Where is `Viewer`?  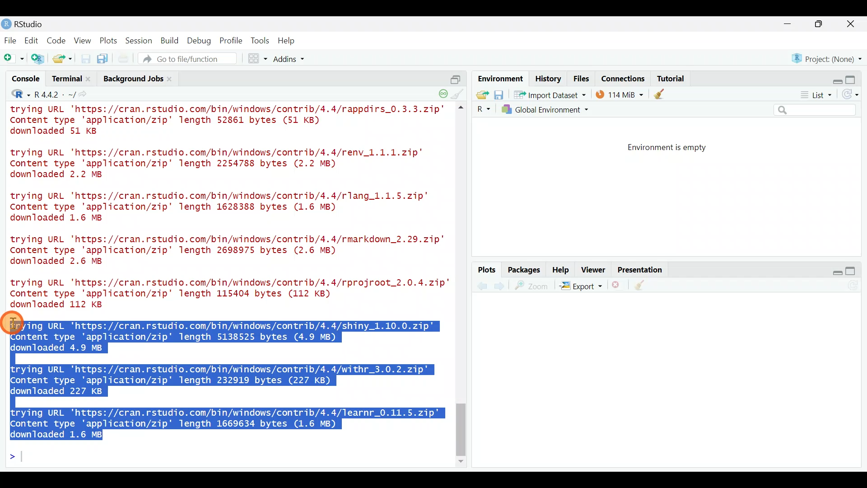
Viewer is located at coordinates (593, 271).